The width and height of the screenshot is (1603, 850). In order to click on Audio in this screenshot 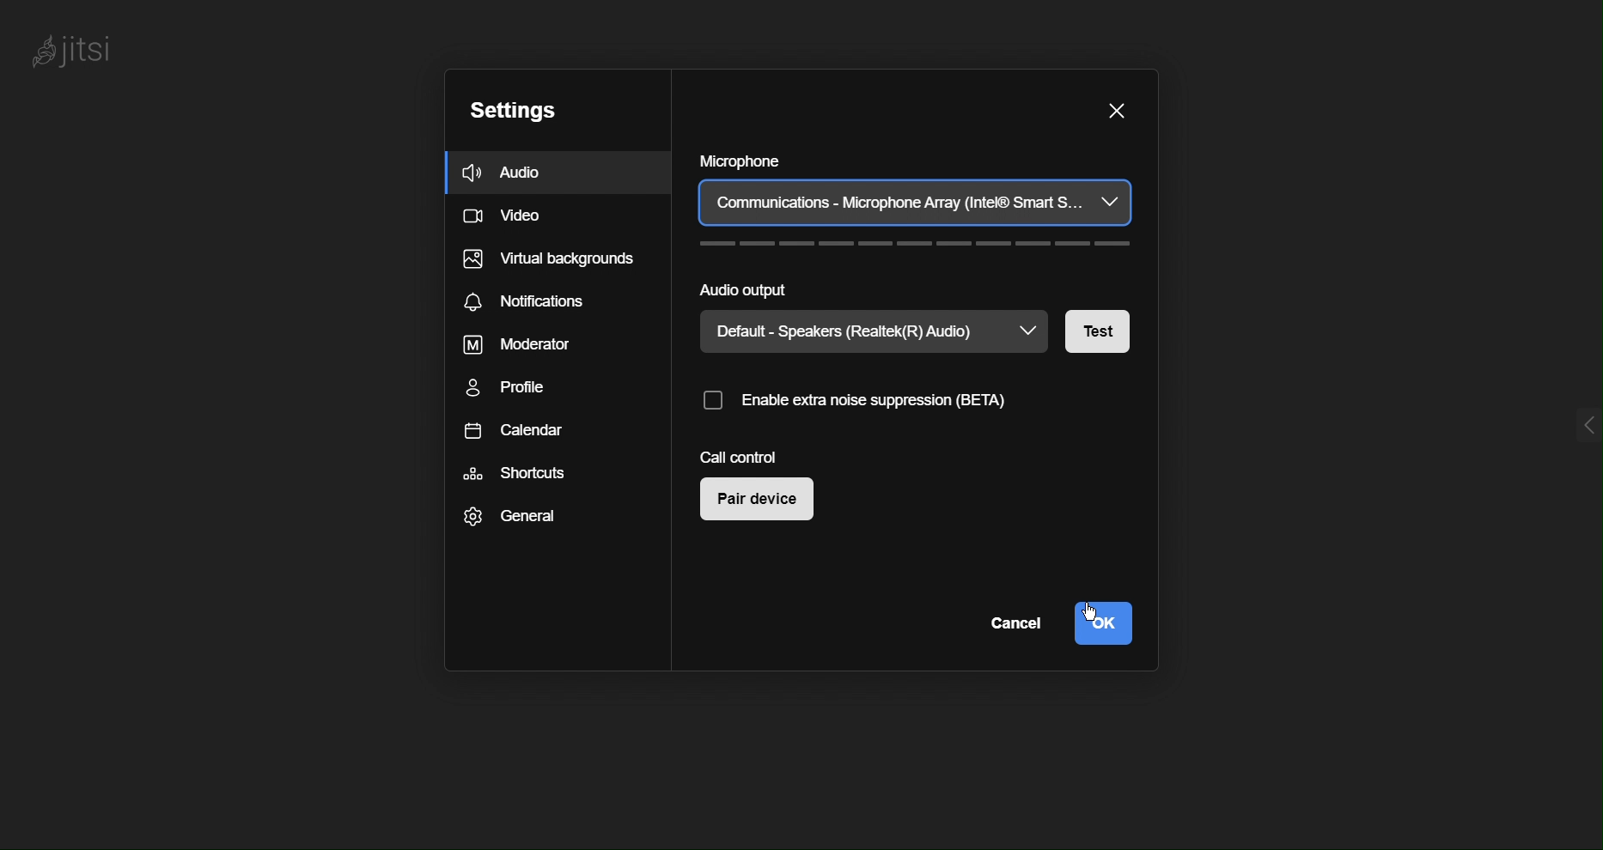, I will do `click(512, 174)`.